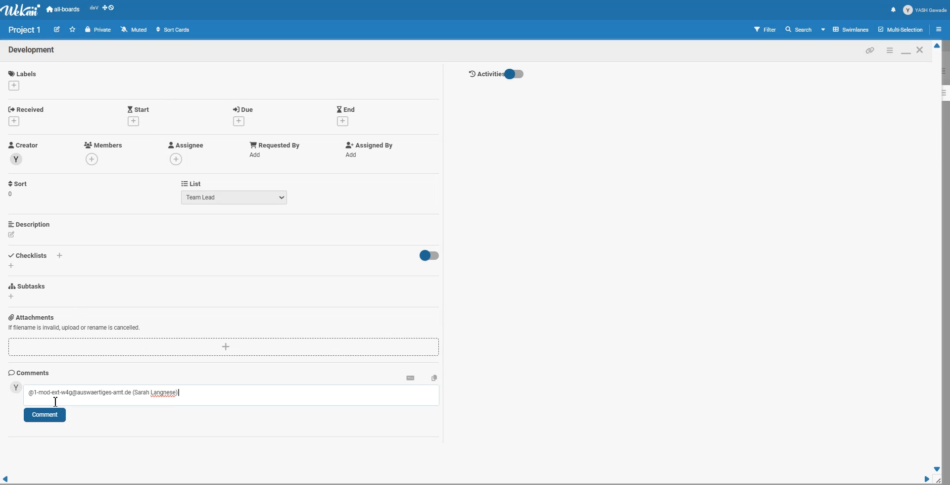 The image size is (950, 485). I want to click on Activity Toggle, so click(496, 74).